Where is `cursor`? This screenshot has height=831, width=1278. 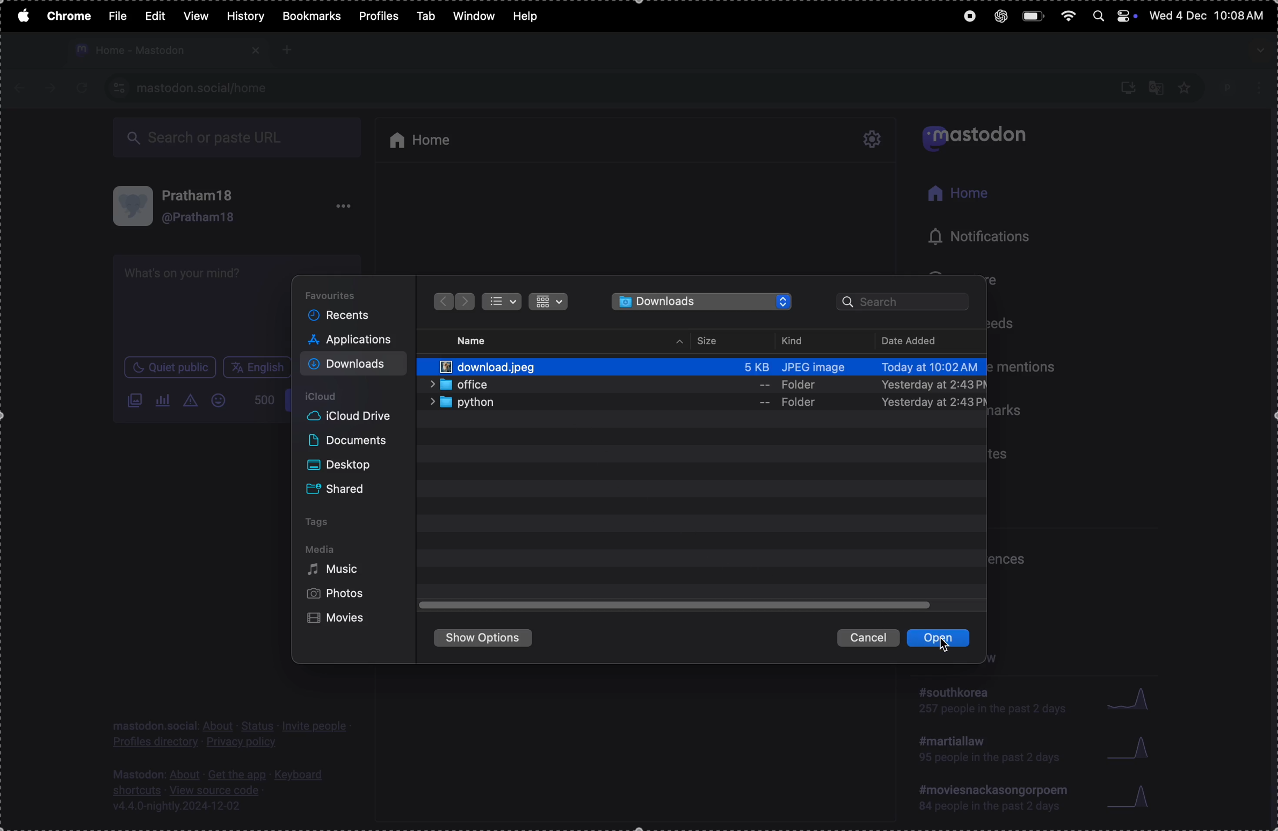 cursor is located at coordinates (950, 646).